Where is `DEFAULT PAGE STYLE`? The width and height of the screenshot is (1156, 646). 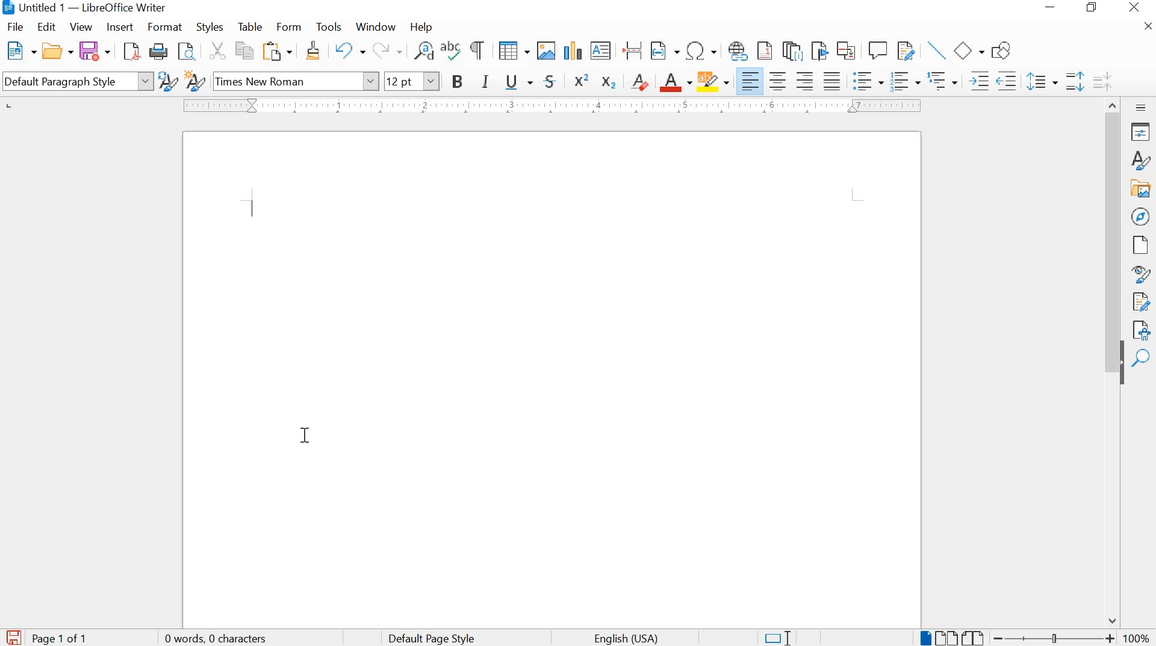
DEFAULT PAGE STYLE is located at coordinates (429, 637).